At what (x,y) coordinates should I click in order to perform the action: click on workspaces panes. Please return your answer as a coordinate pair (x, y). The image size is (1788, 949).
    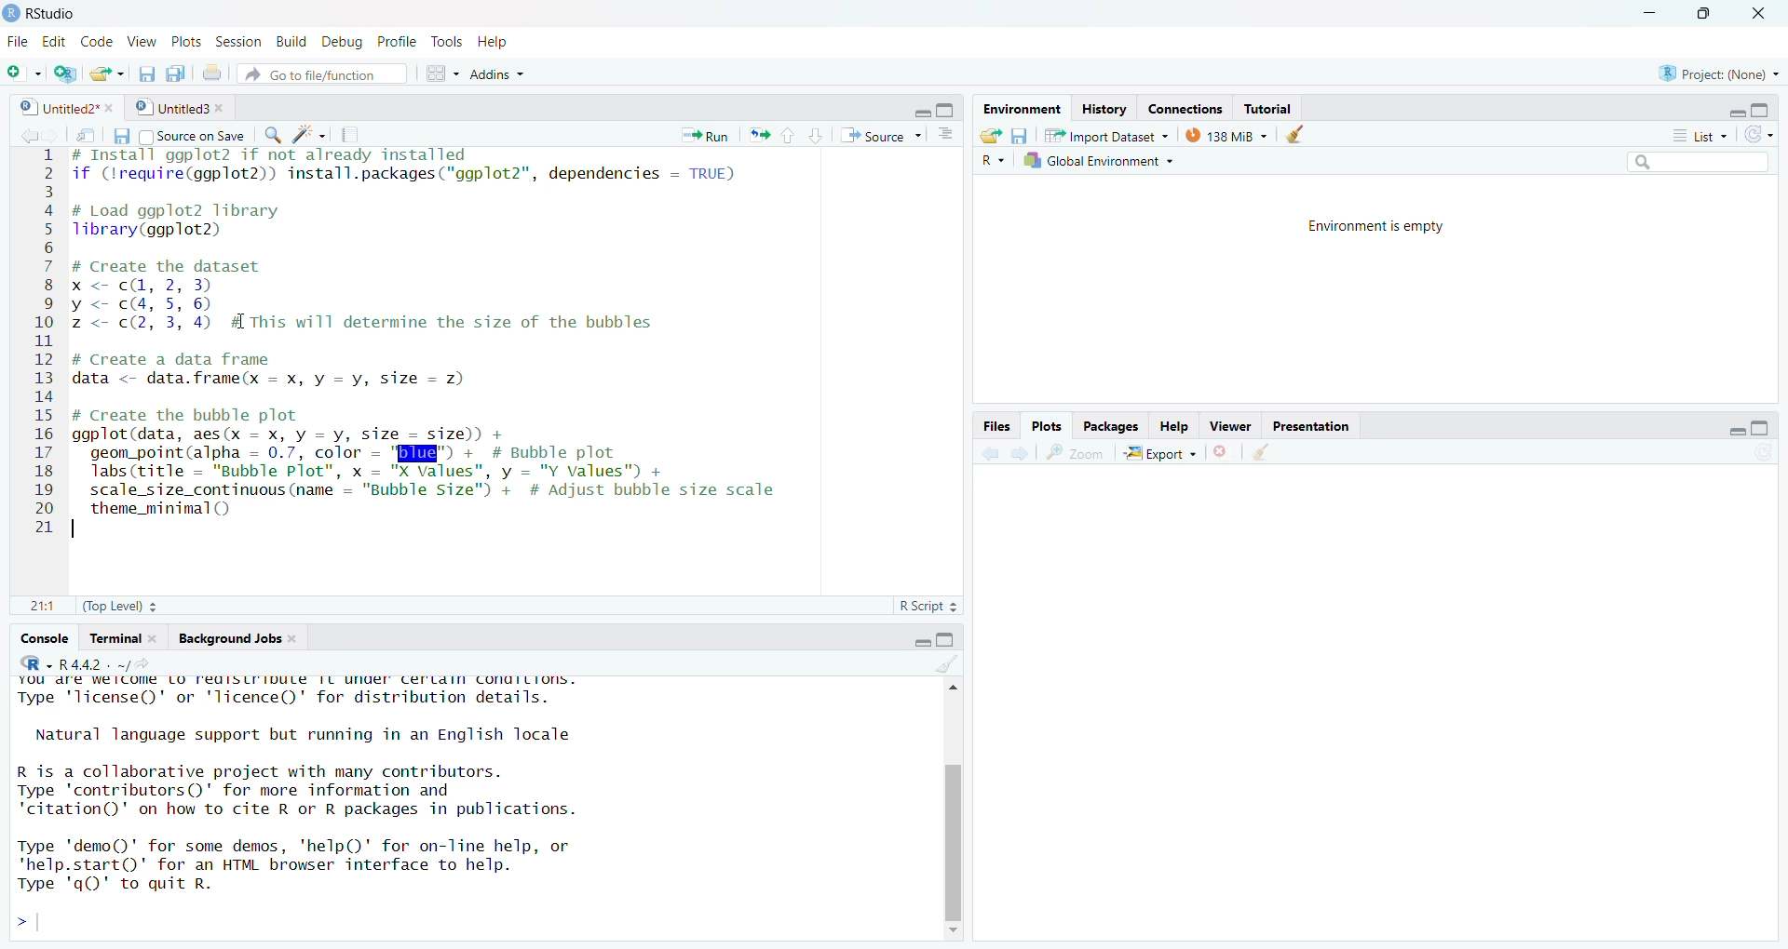
    Looking at the image, I should click on (438, 74).